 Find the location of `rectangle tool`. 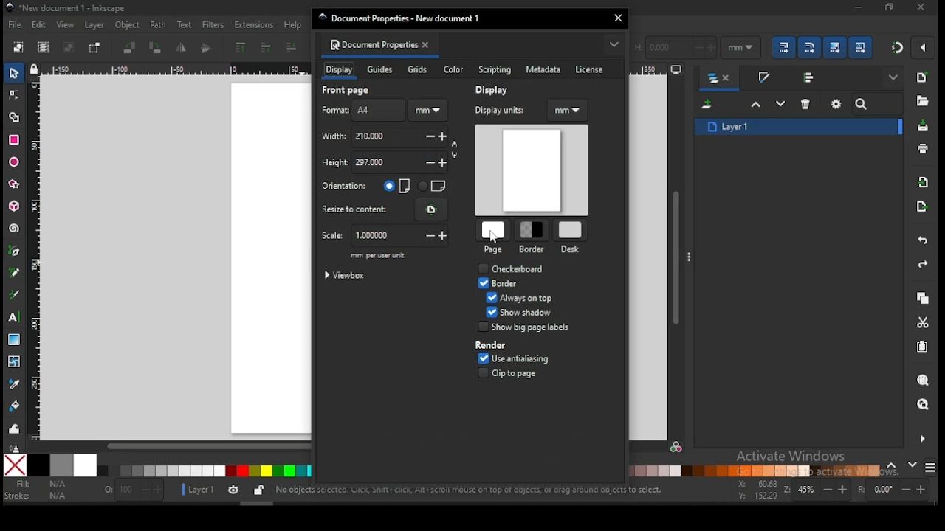

rectangle tool is located at coordinates (14, 140).